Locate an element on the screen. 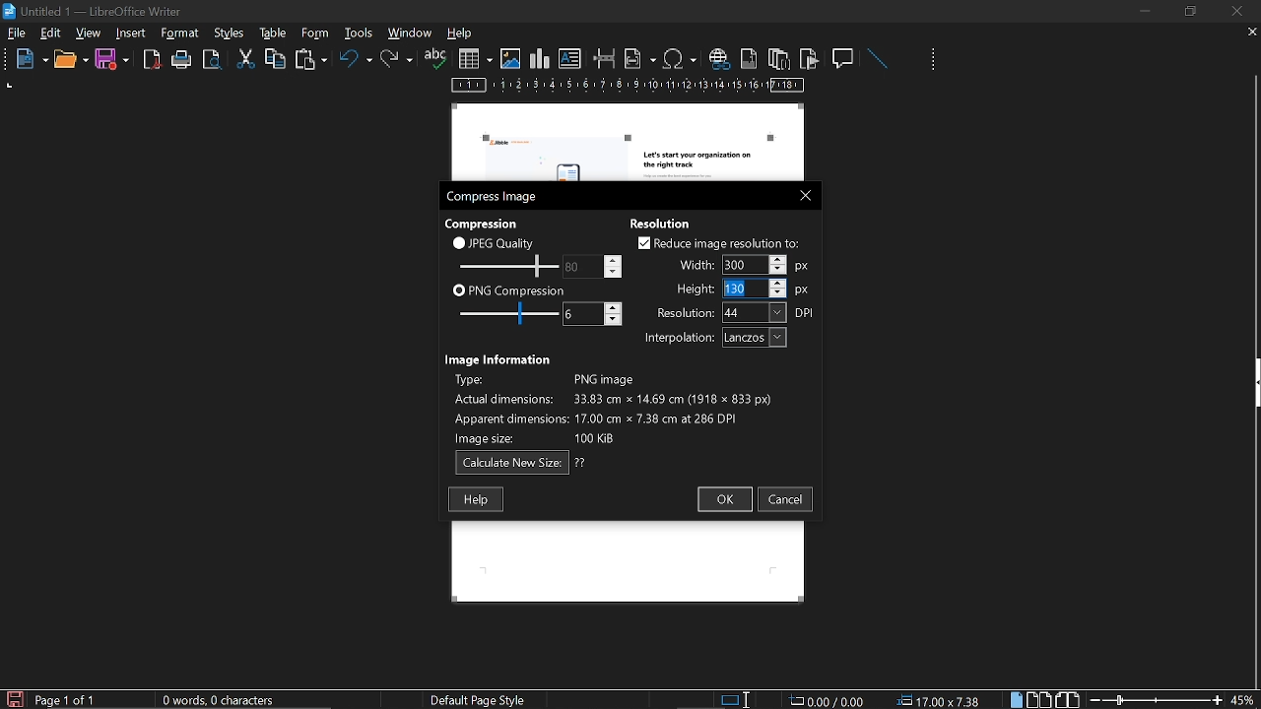 The width and height of the screenshot is (1261, 709). insert endnote is located at coordinates (778, 58).